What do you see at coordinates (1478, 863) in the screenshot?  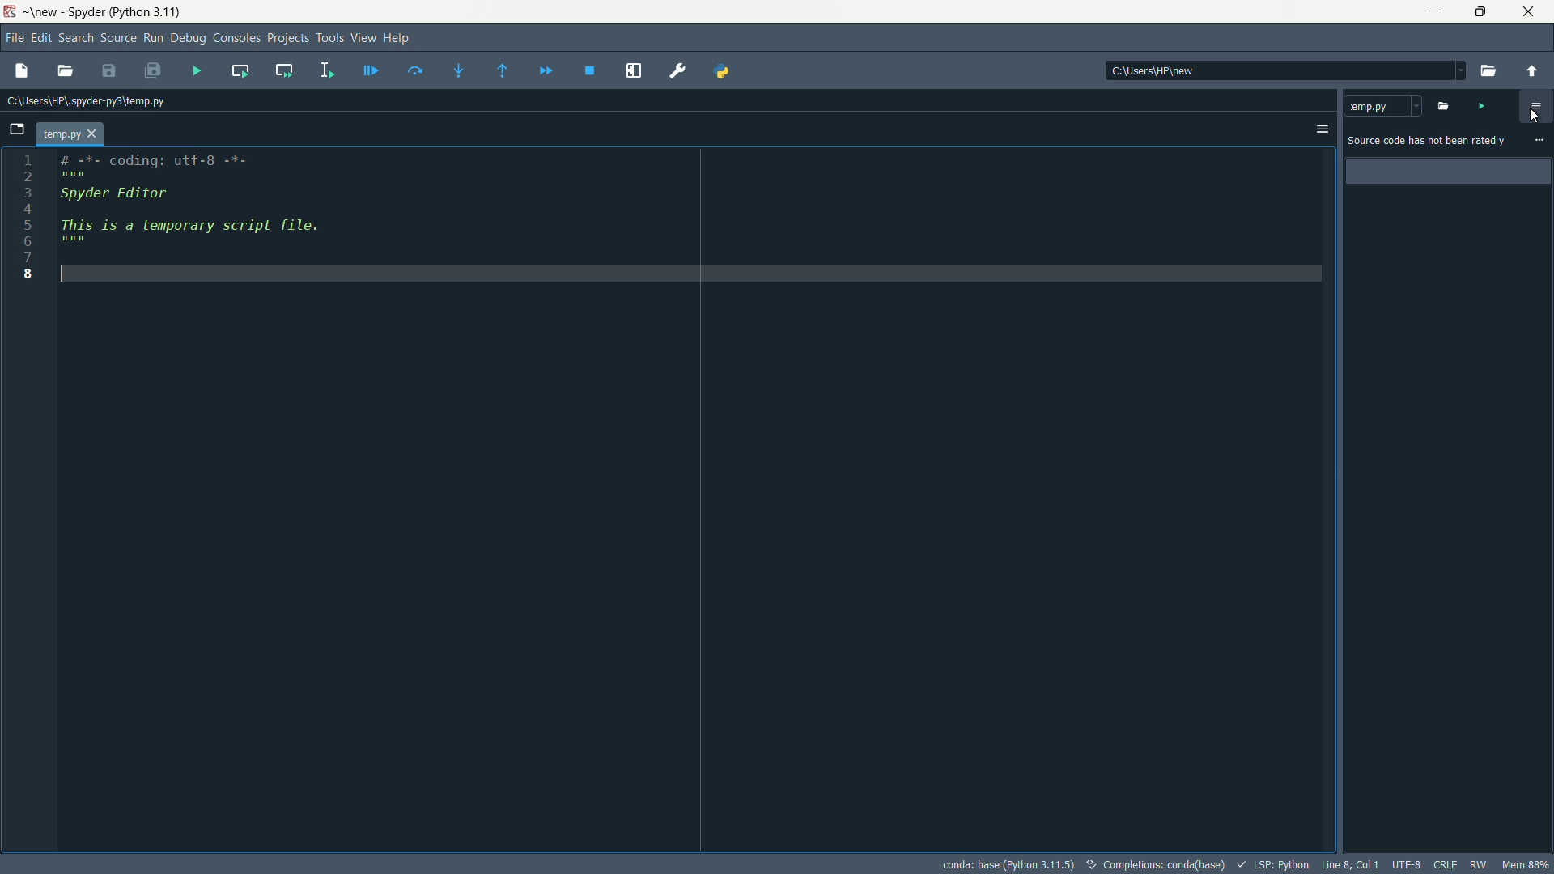 I see `rw` at bounding box center [1478, 863].